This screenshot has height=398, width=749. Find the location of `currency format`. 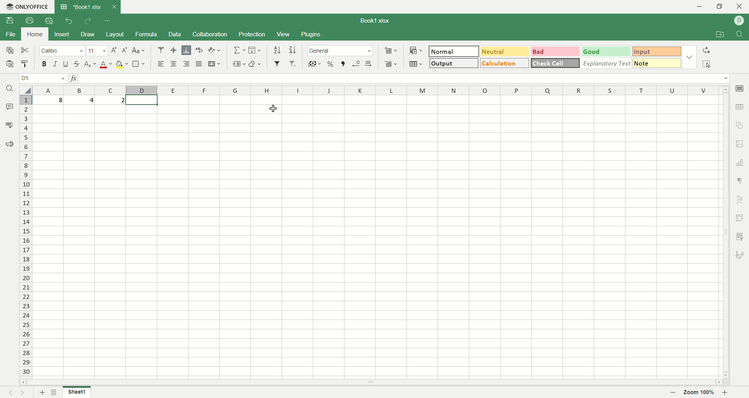

currency format is located at coordinates (314, 64).